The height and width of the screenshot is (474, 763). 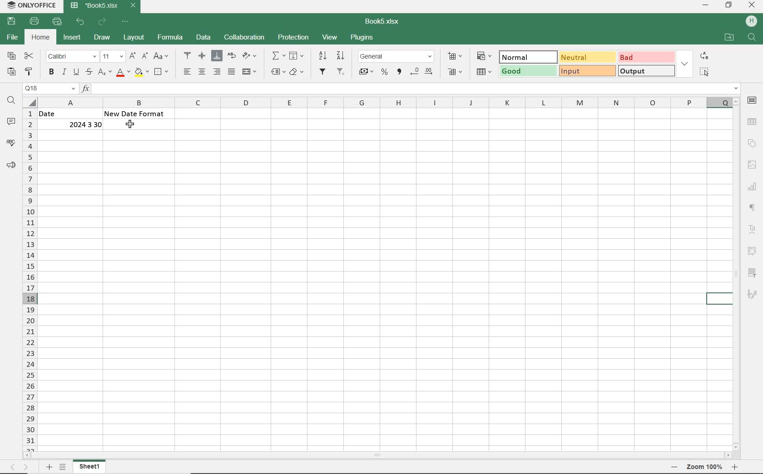 I want to click on PIVOT TABLE, so click(x=753, y=250).